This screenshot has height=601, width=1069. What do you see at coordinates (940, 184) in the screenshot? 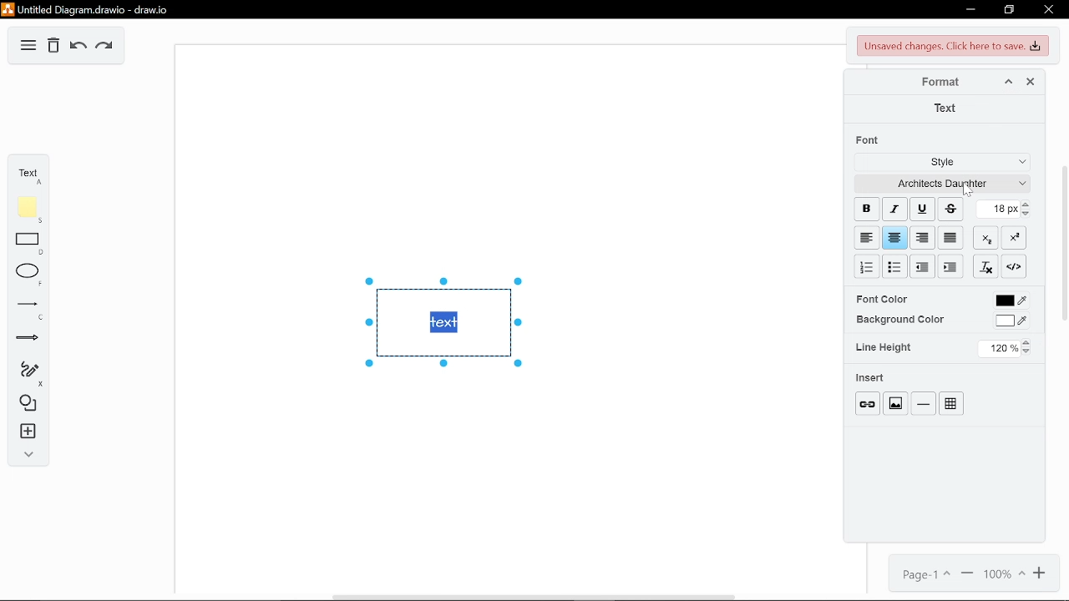
I see `font style` at bounding box center [940, 184].